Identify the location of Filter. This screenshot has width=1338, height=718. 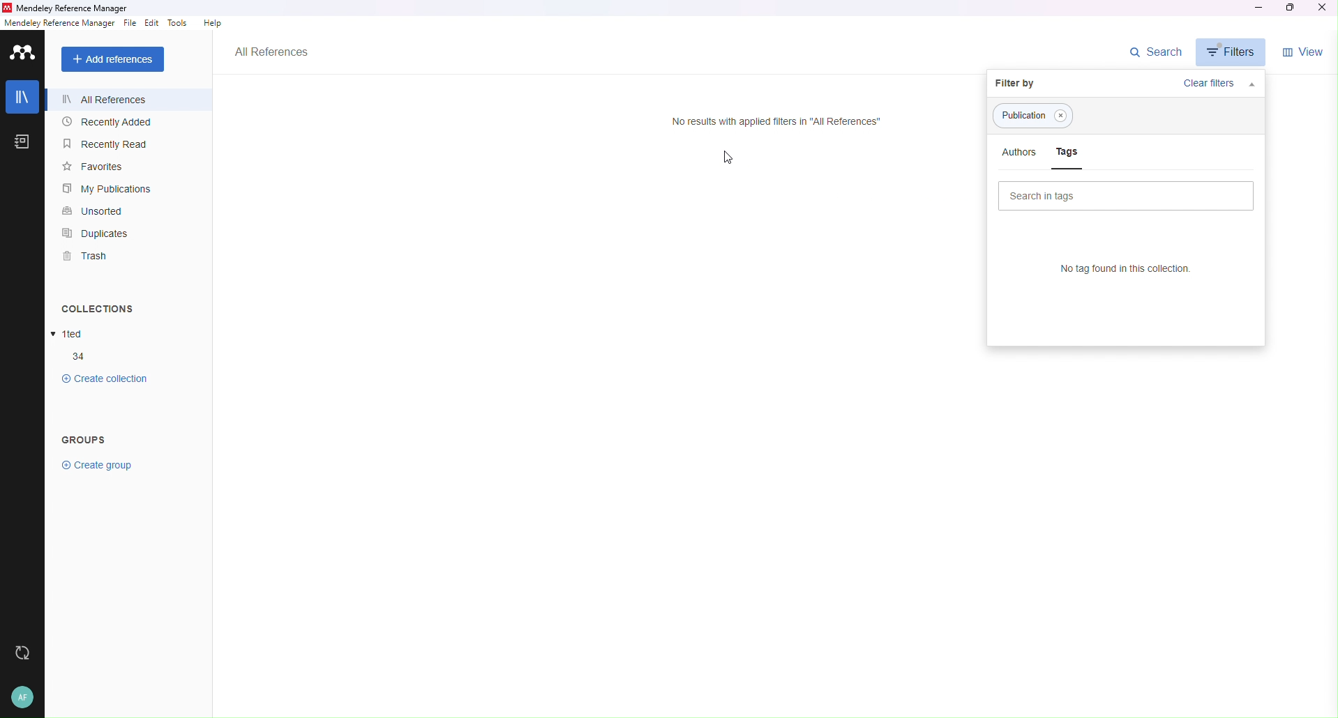
(1233, 51).